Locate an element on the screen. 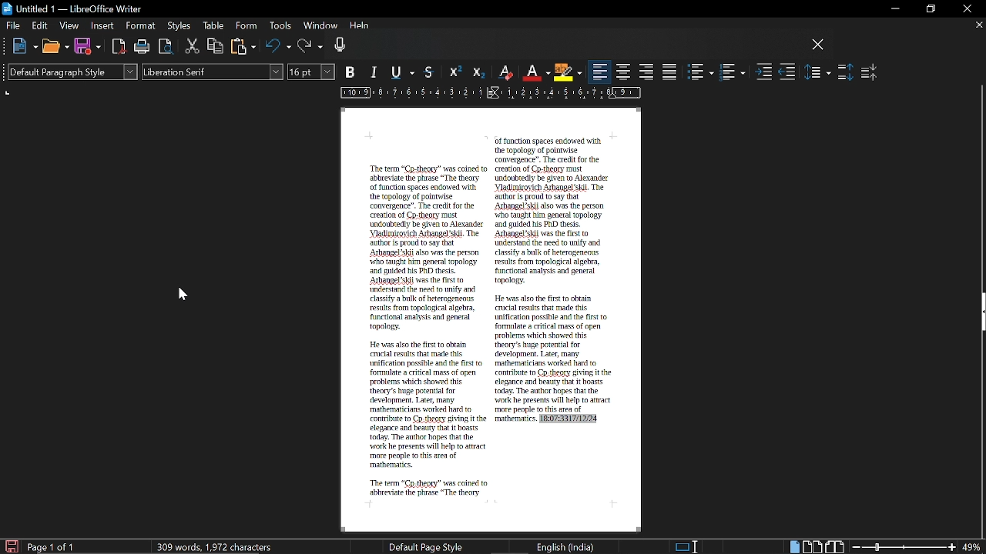 Image resolution: width=986 pixels, height=554 pixels. Increase paragraph spacing is located at coordinates (845, 72).